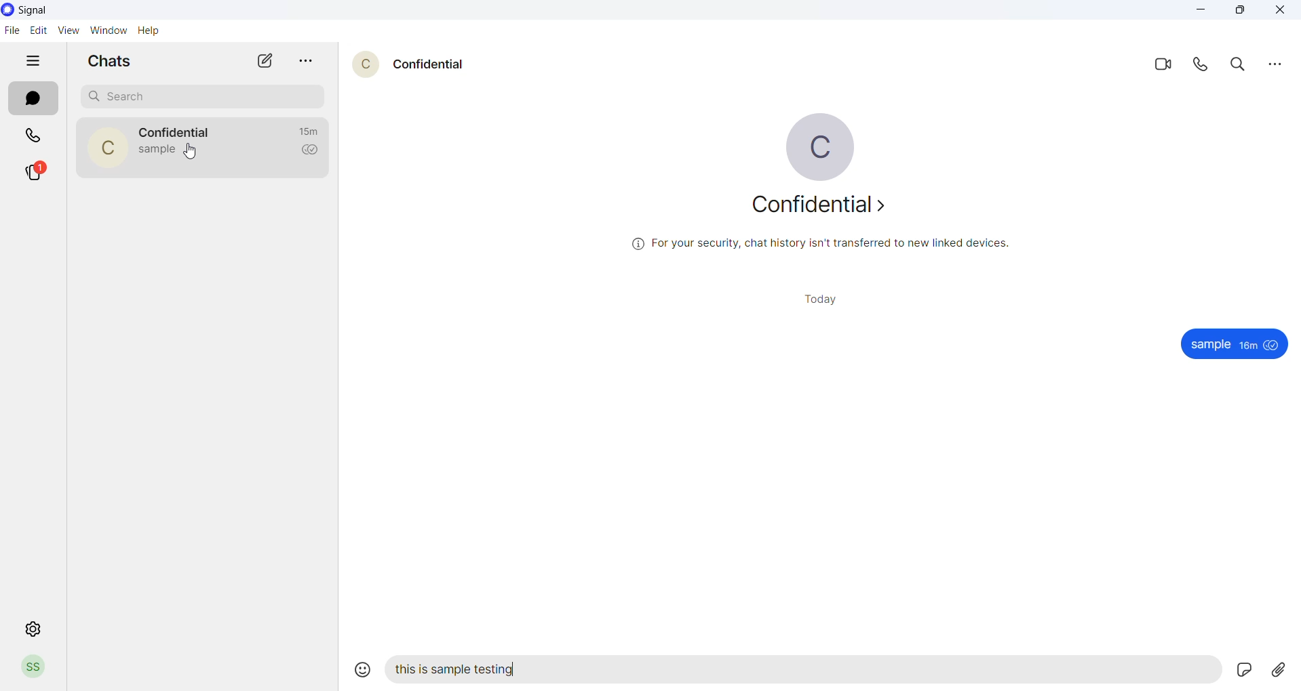 This screenshot has height=691, width=1301. I want to click on settings , so click(31, 629).